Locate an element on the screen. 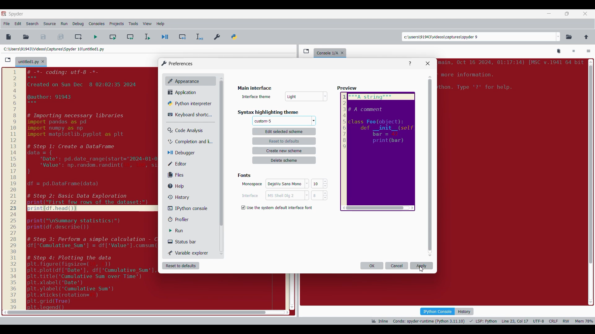 This screenshot has width=595, height=334. Variable explorer is located at coordinates (189, 253).